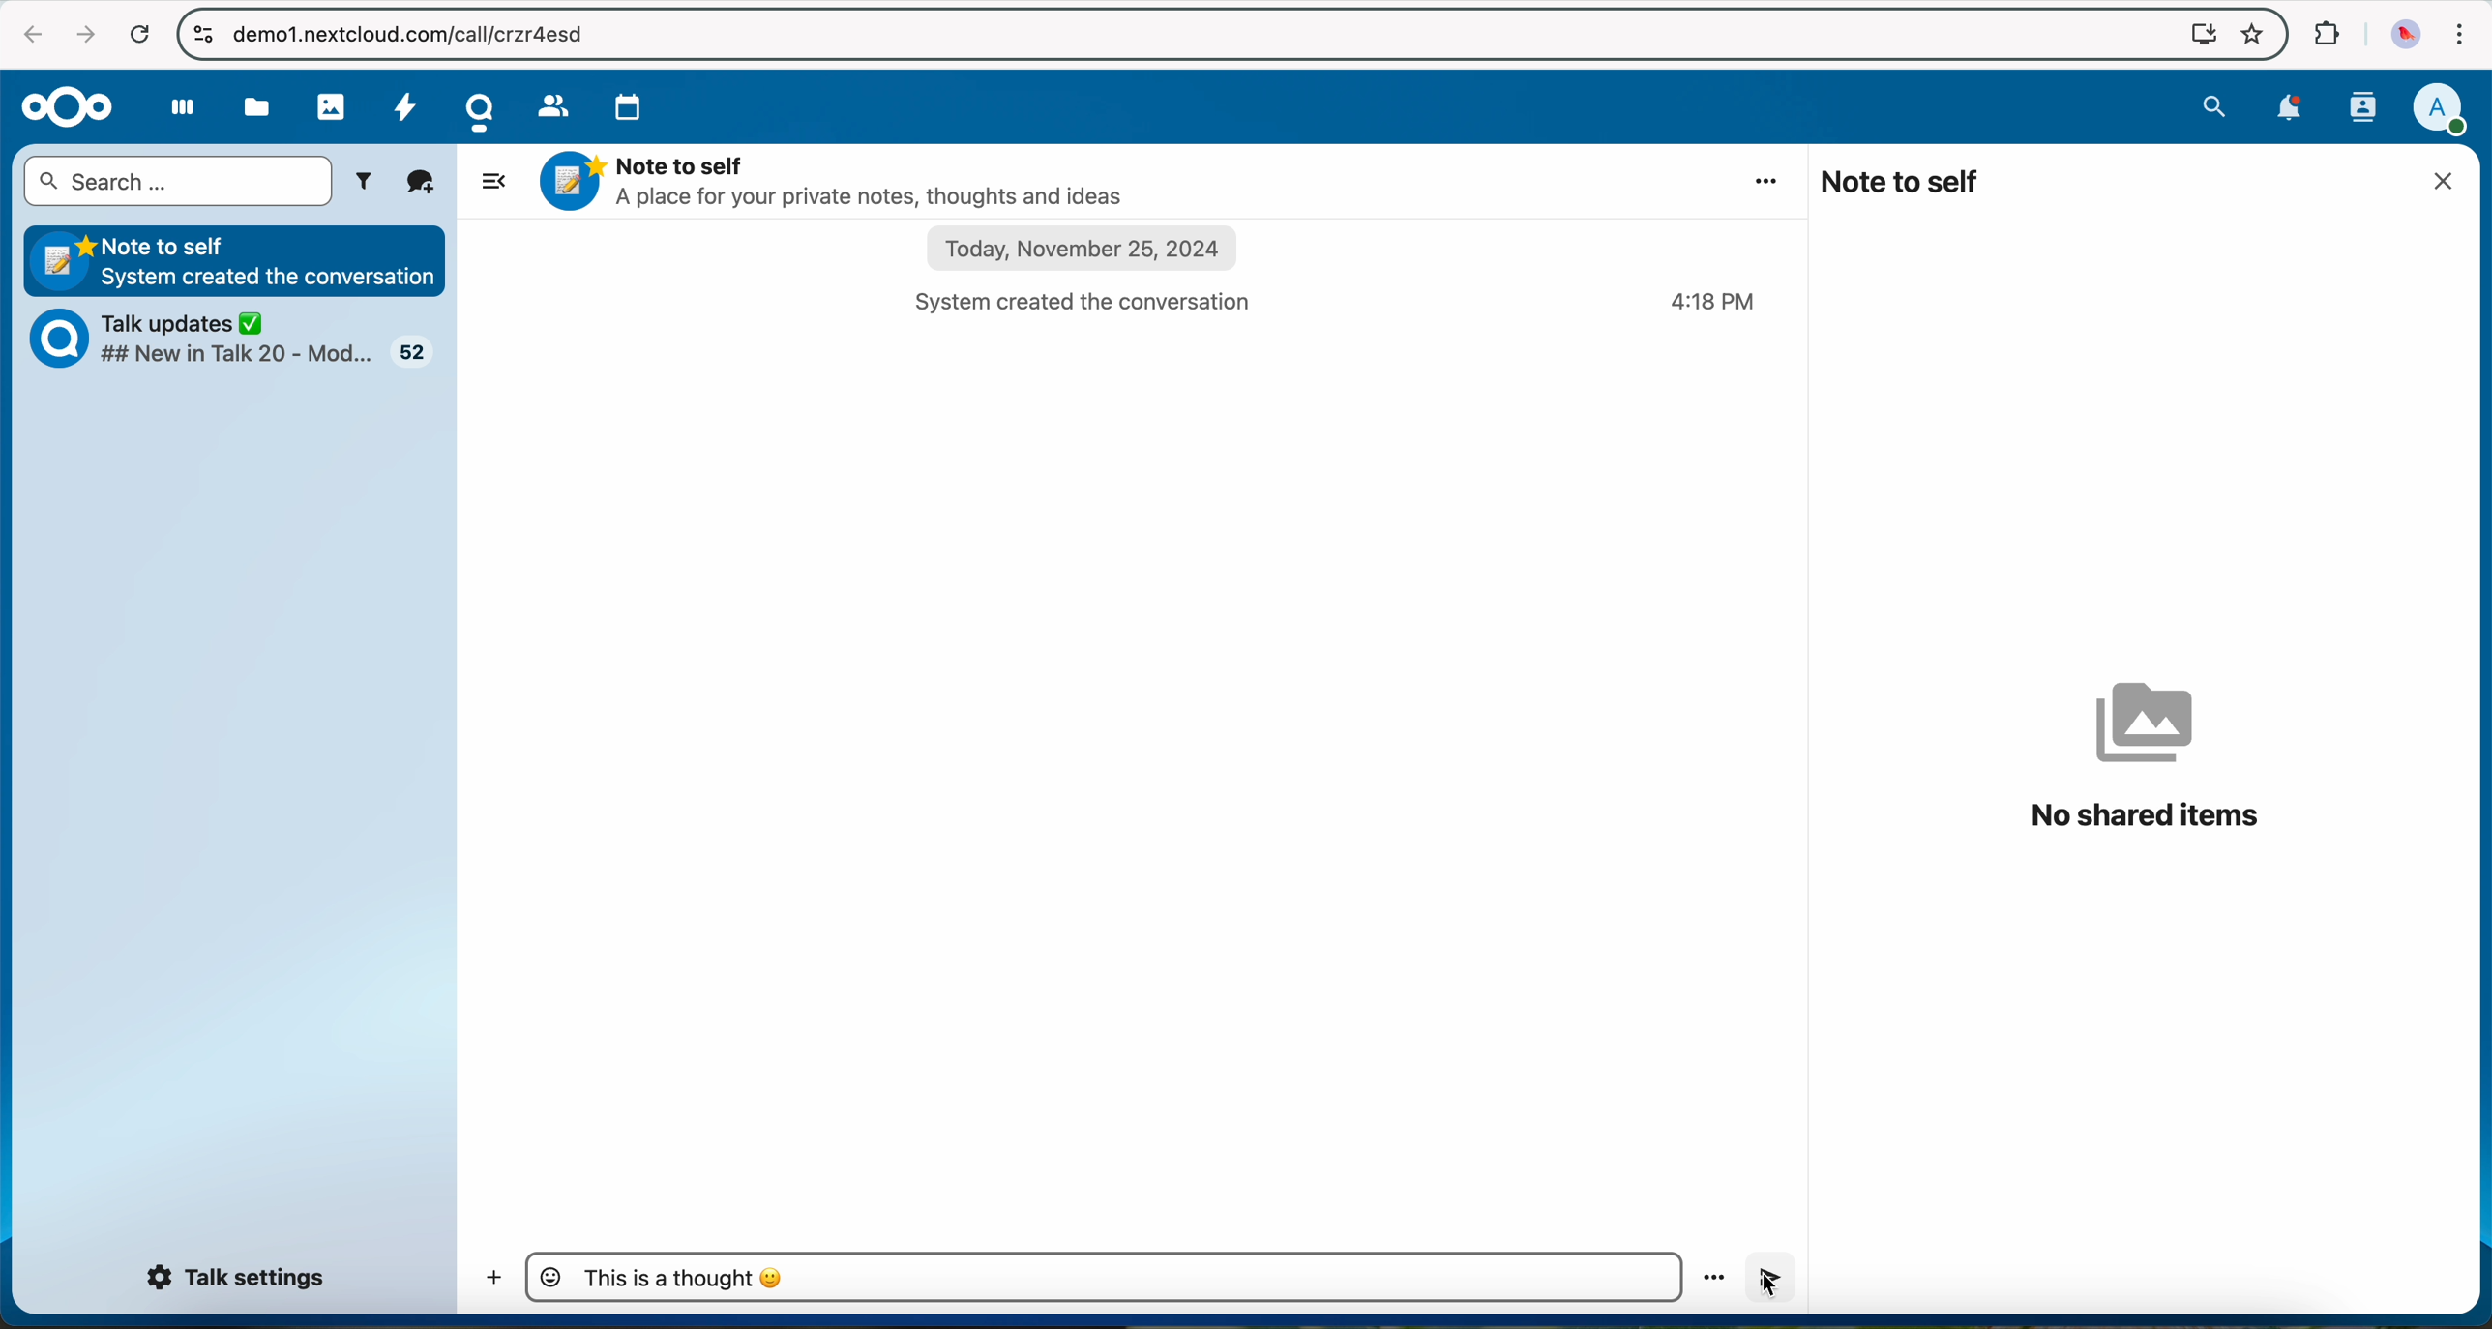 The height and width of the screenshot is (1329, 2492). Describe the element at coordinates (1769, 180) in the screenshot. I see `more options` at that location.